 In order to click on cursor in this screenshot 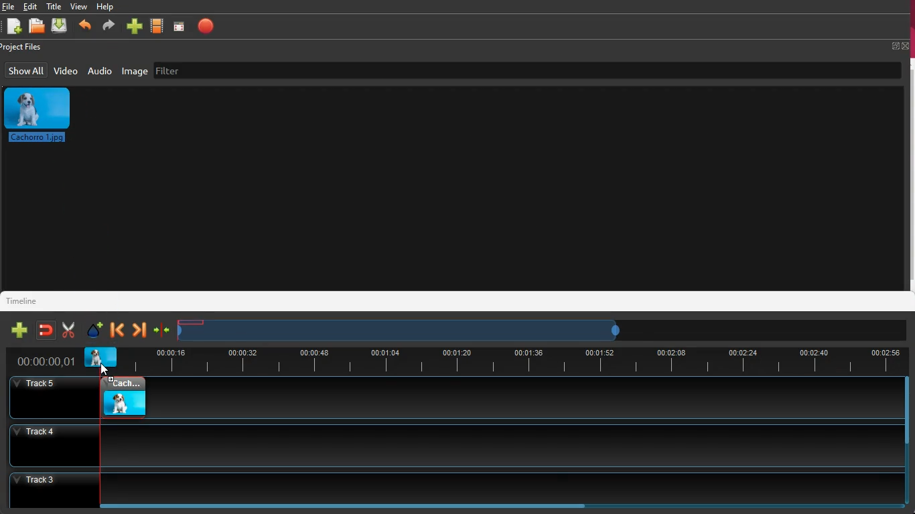, I will do `click(107, 369)`.